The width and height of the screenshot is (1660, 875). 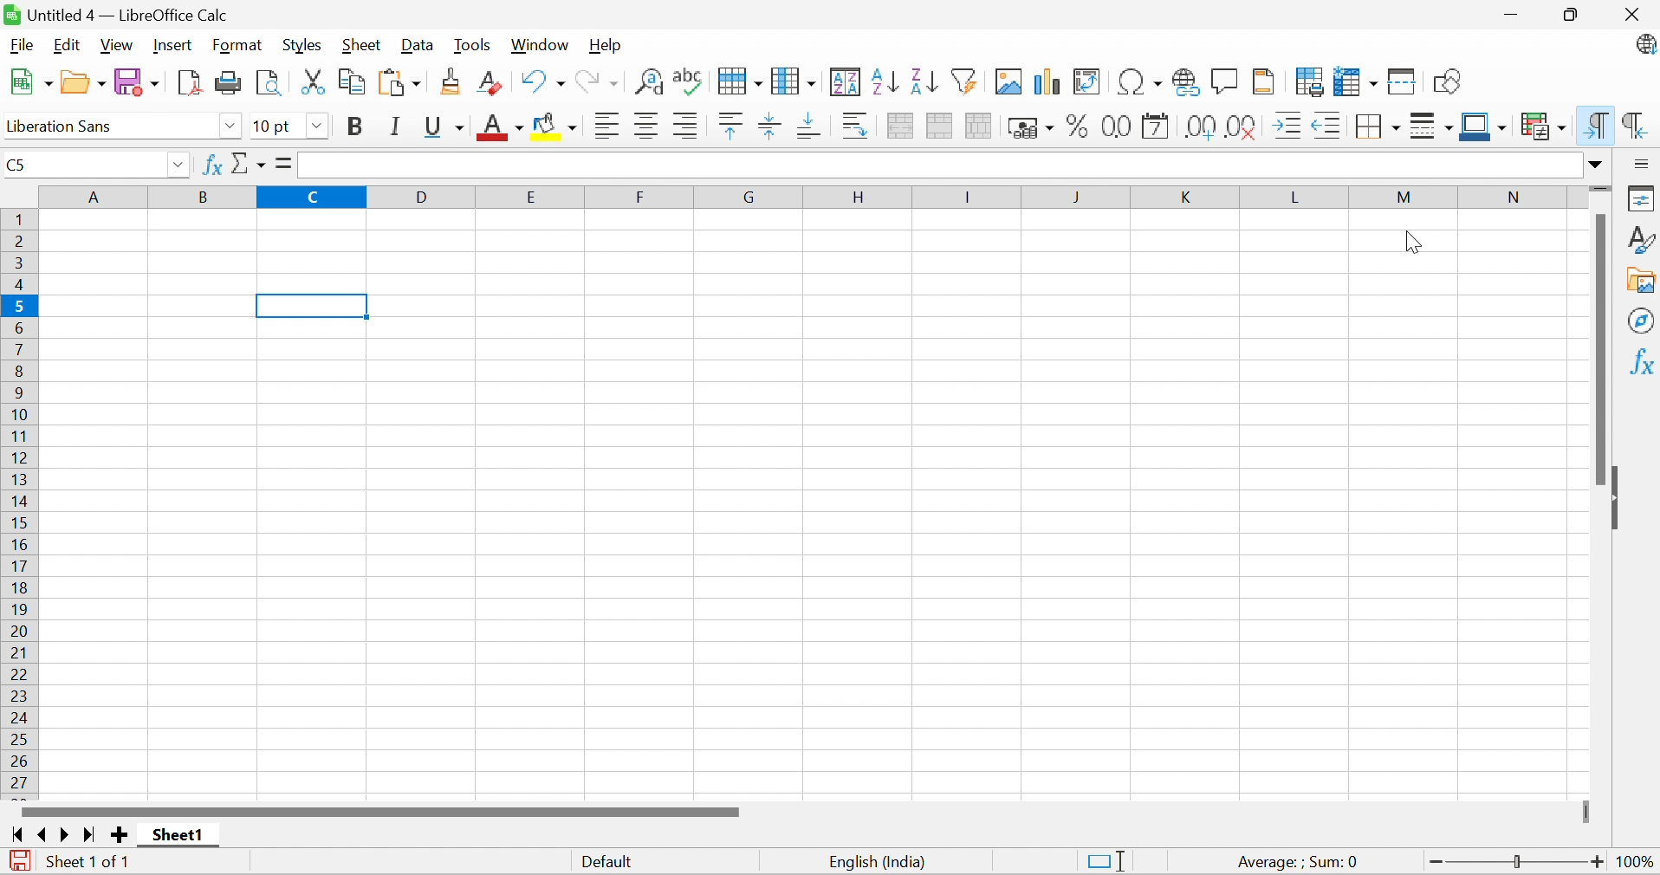 What do you see at coordinates (379, 811) in the screenshot?
I see `Scroll bar` at bounding box center [379, 811].